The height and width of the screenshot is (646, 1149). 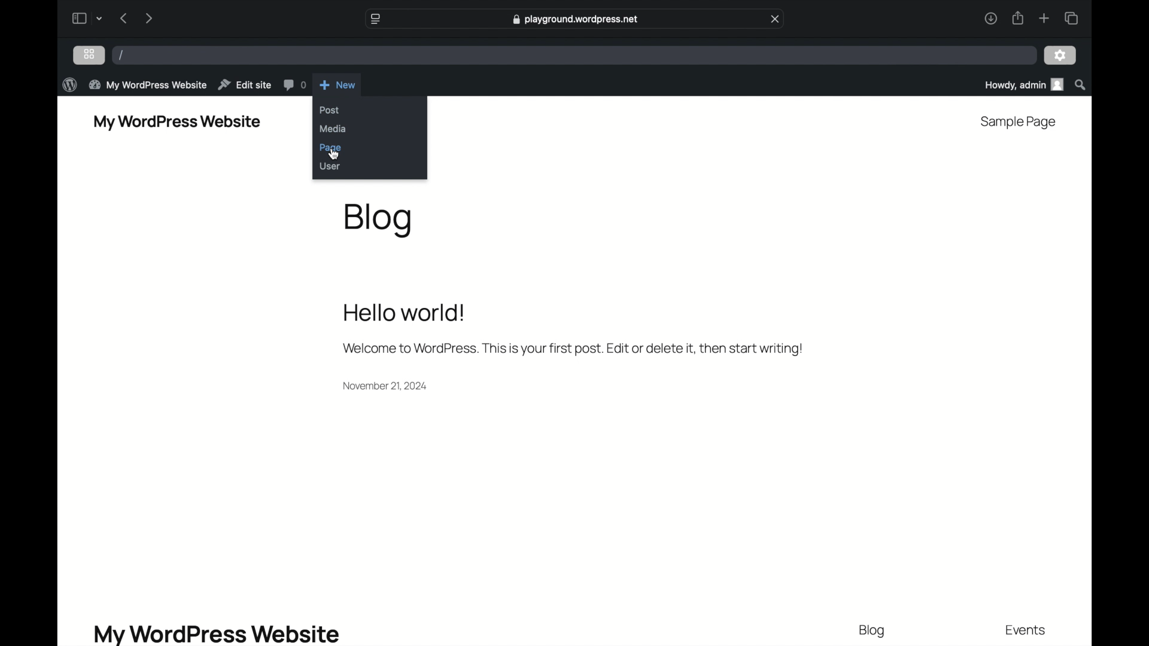 What do you see at coordinates (1017, 18) in the screenshot?
I see `share` at bounding box center [1017, 18].